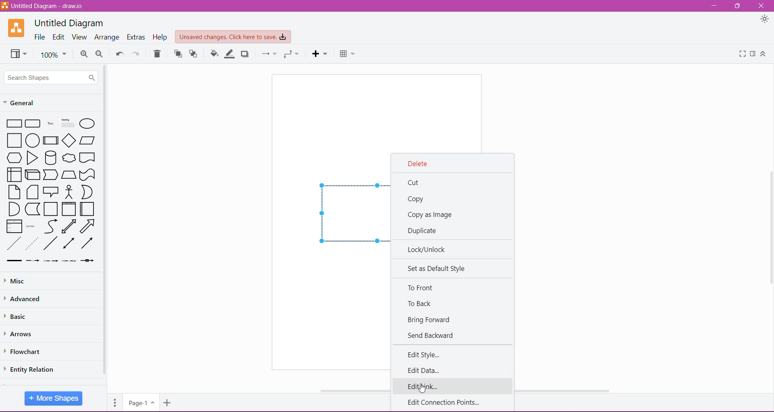 This screenshot has width=774, height=412. What do you see at coordinates (431, 335) in the screenshot?
I see `Send Backward` at bounding box center [431, 335].